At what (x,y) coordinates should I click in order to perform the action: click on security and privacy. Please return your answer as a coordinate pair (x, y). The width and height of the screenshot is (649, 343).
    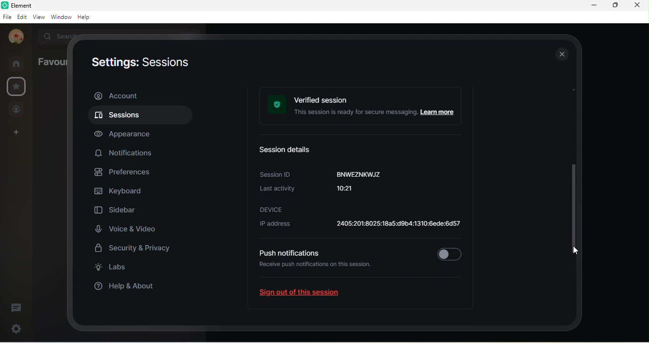
    Looking at the image, I should click on (138, 249).